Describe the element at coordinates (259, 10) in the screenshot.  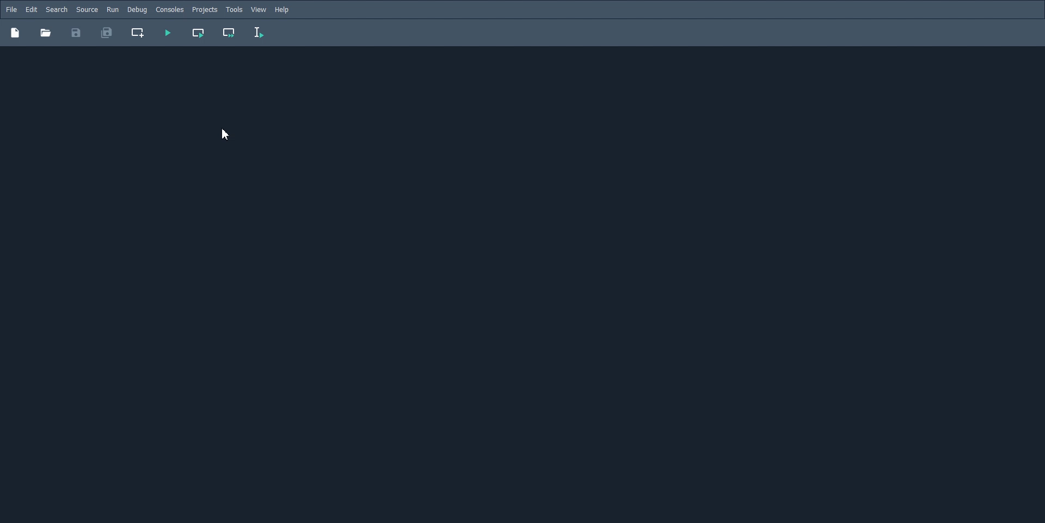
I see `view` at that location.